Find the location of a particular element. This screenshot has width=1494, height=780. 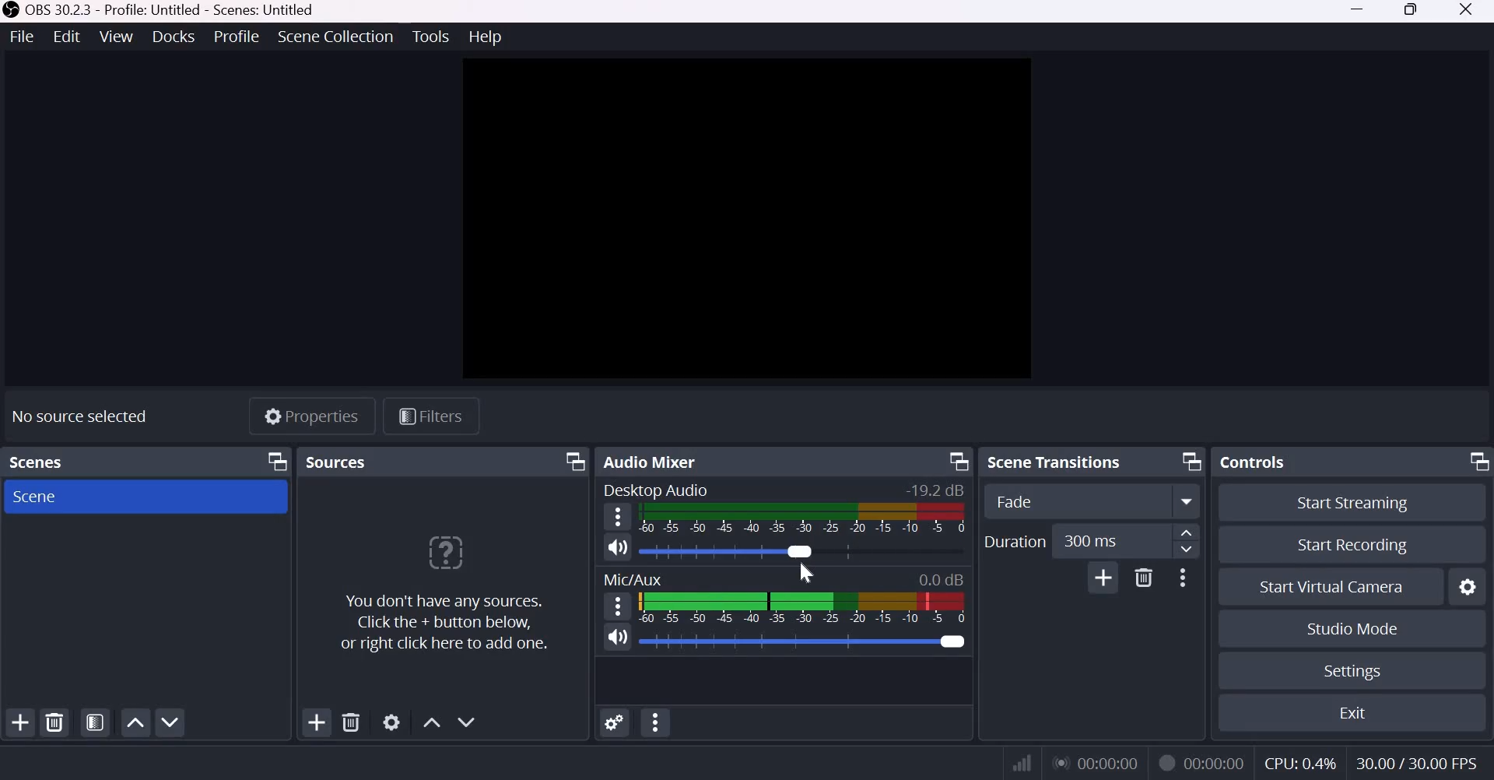

Move source(s) down is located at coordinates (467, 720).